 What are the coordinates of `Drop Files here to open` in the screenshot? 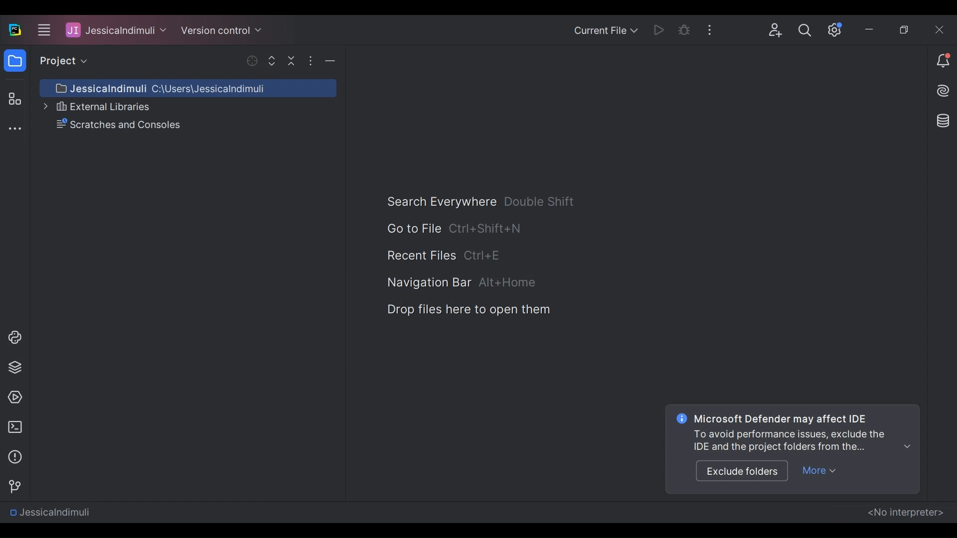 It's located at (468, 310).